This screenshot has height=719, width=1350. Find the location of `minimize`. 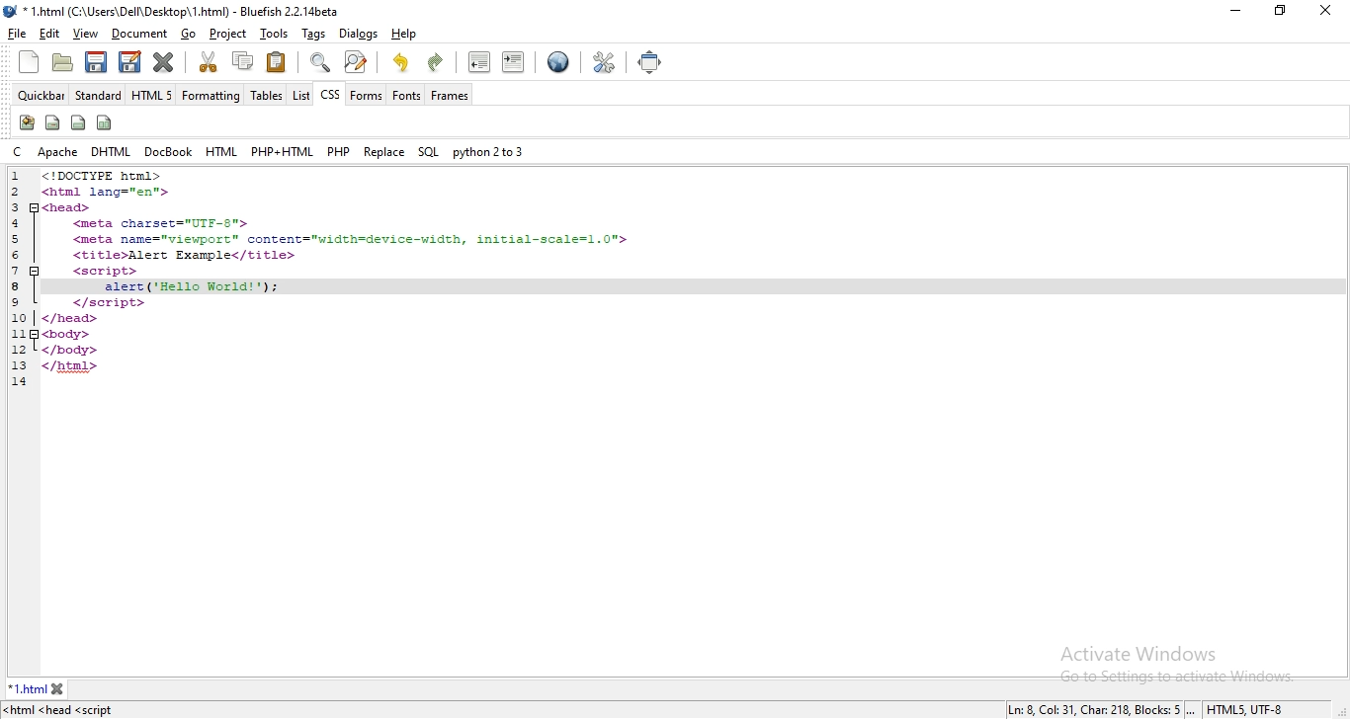

minimize is located at coordinates (1234, 11).